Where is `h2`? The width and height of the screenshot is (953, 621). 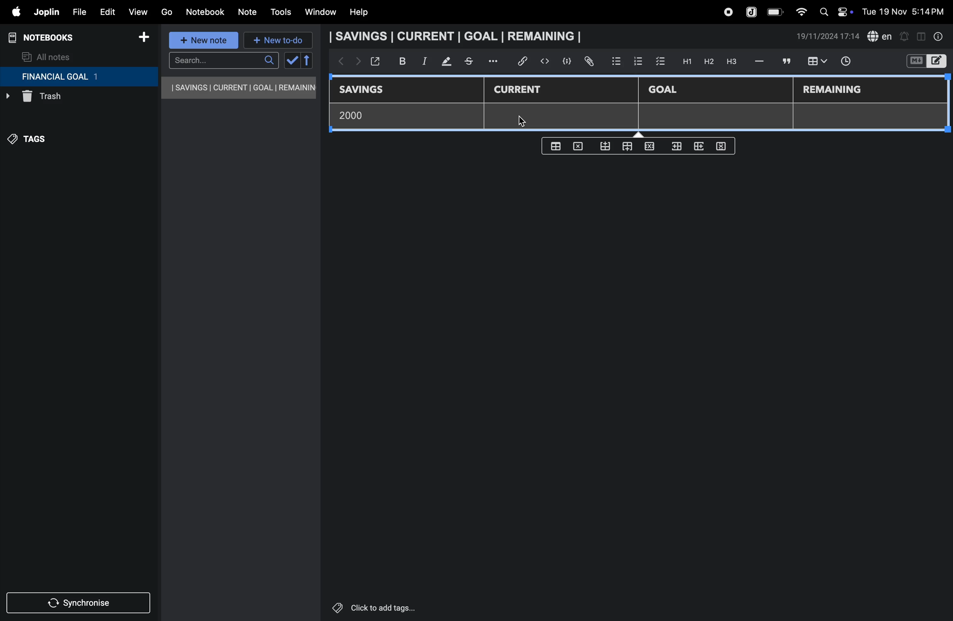
h2 is located at coordinates (708, 61).